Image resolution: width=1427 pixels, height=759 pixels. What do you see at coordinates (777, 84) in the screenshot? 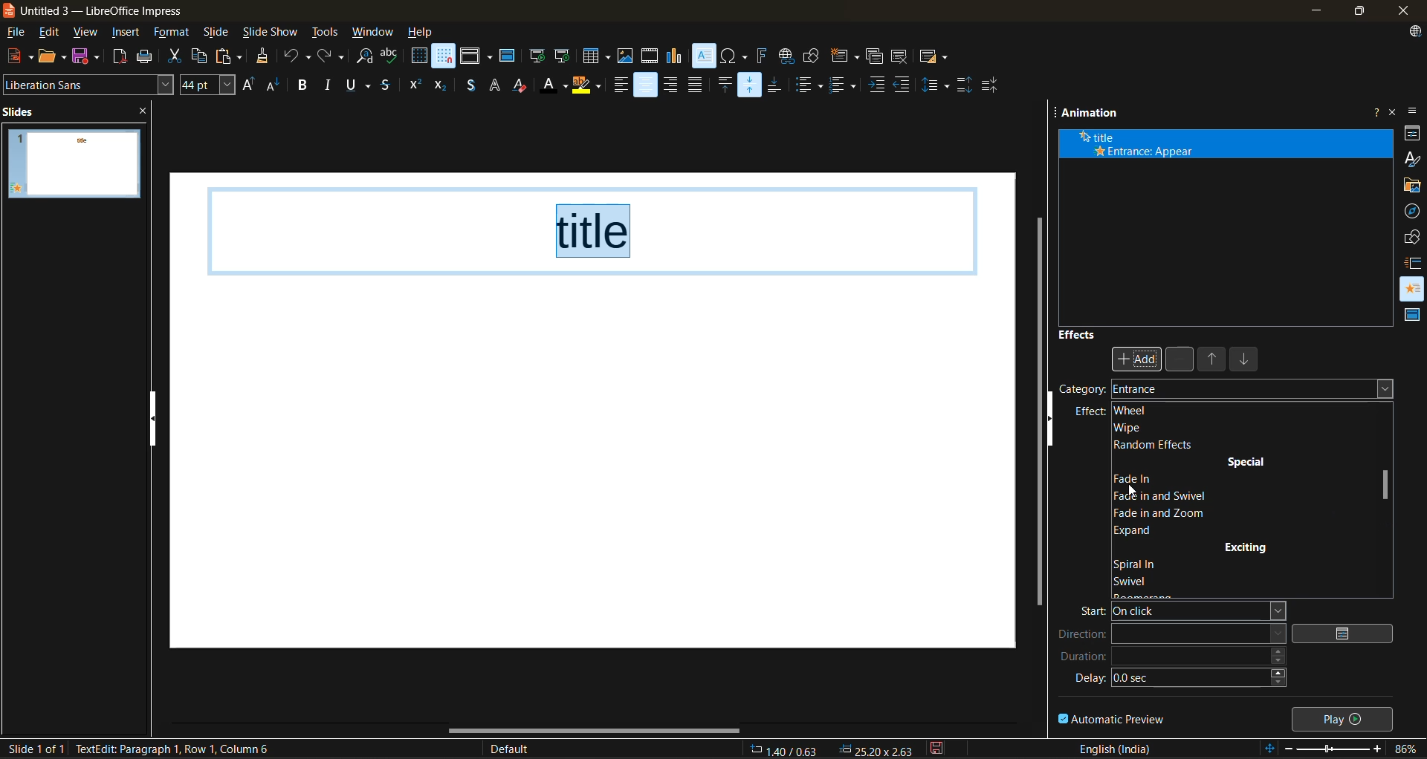
I see `align bottom` at bounding box center [777, 84].